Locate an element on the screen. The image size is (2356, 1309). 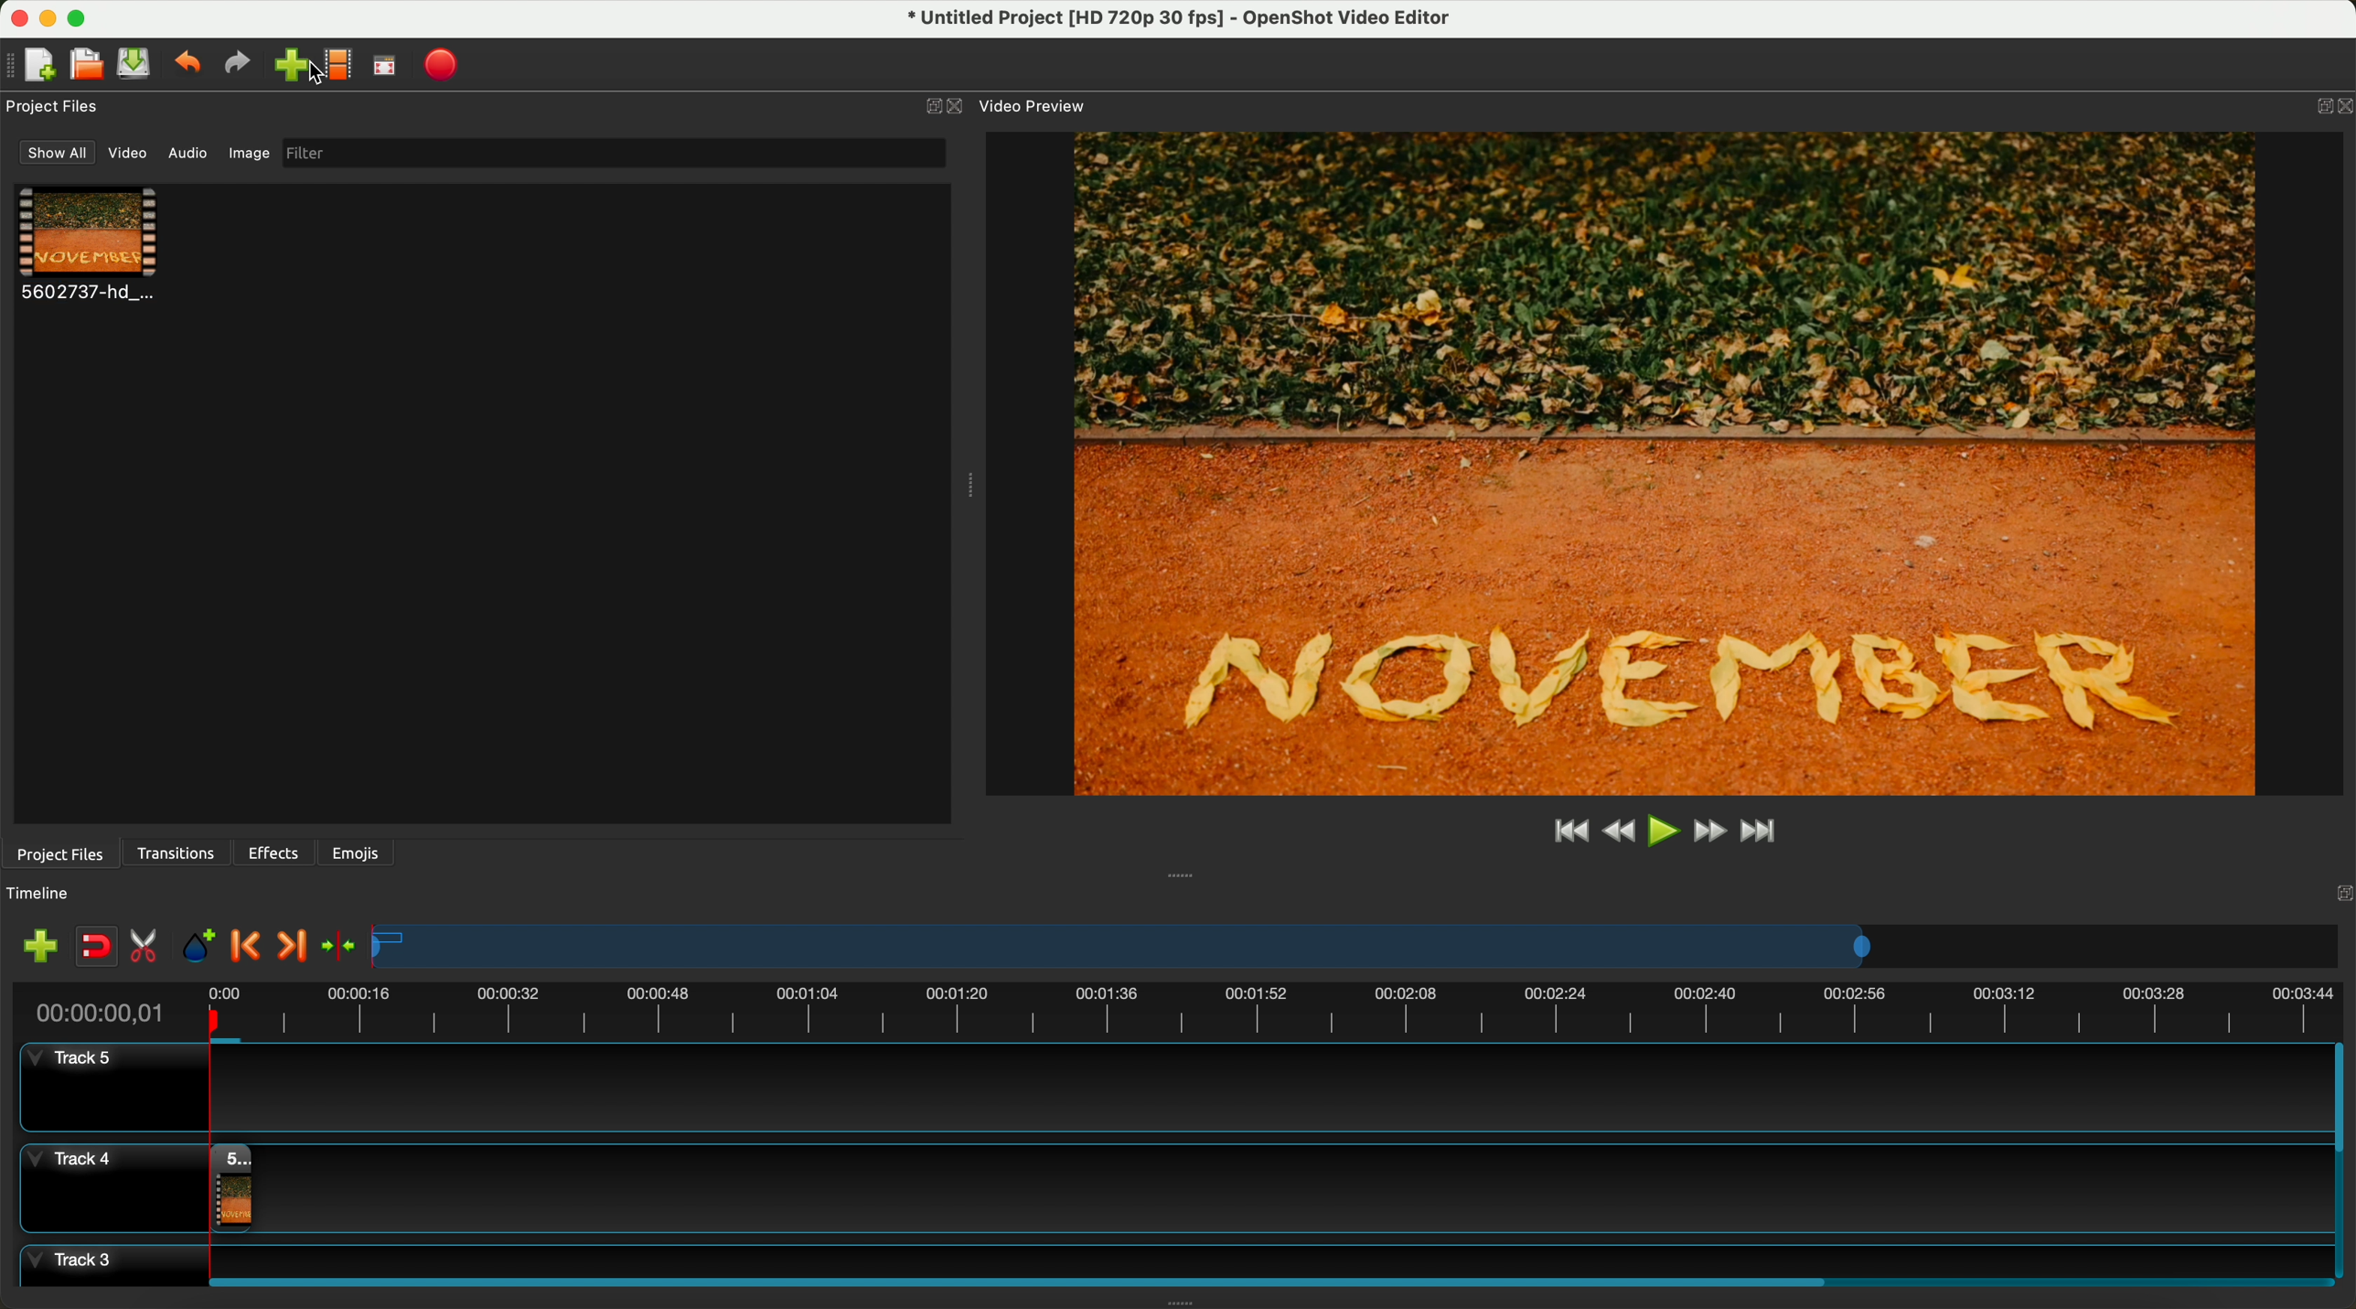
 is located at coordinates (2339, 891).